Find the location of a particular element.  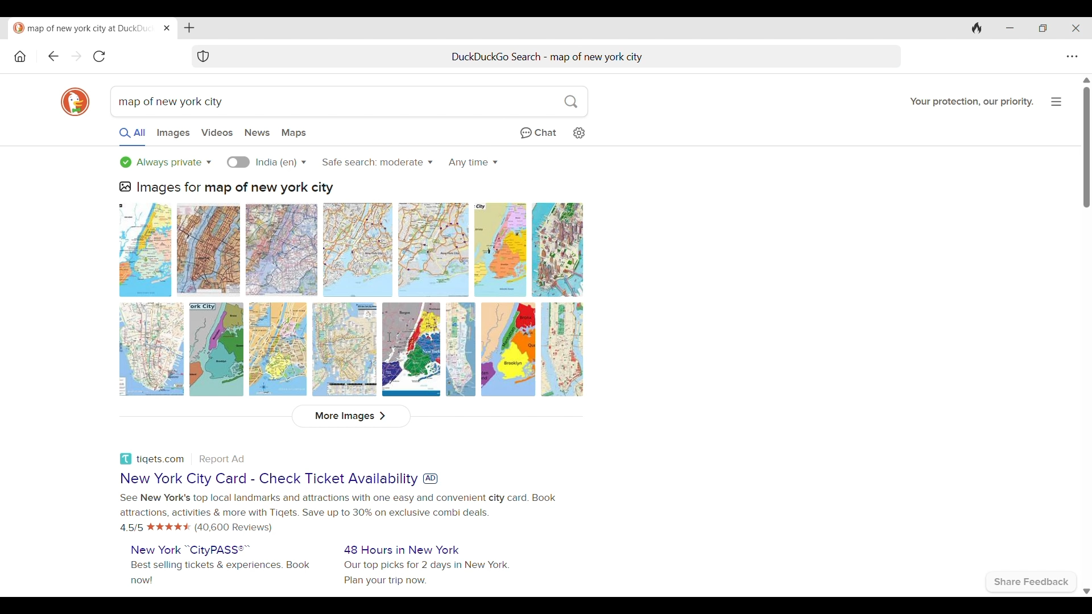

Search tab is located at coordinates (772, 57).